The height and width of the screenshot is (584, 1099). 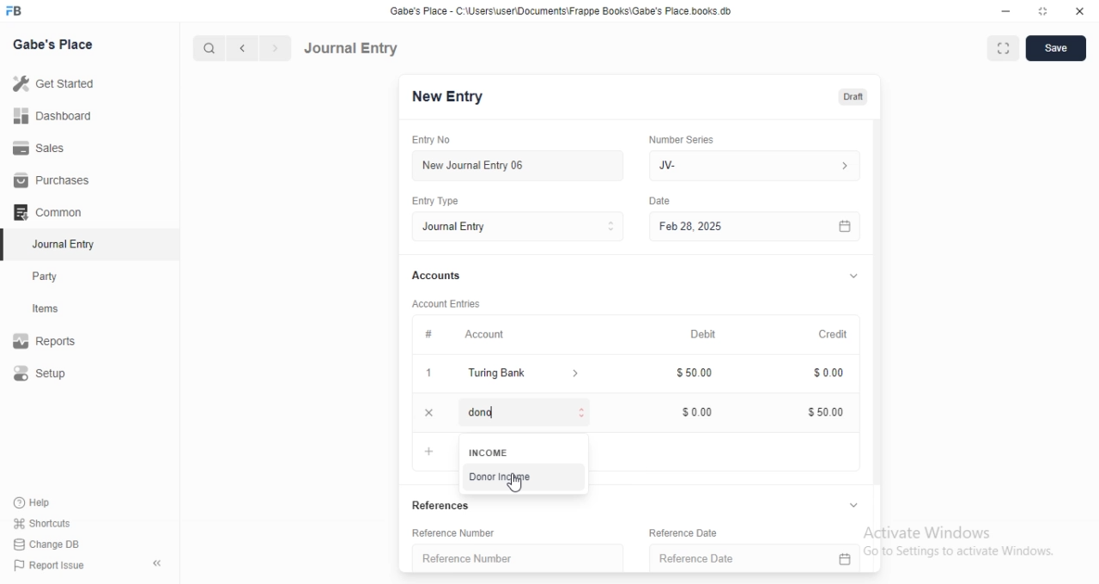 I want to click on JV-, so click(x=754, y=163).